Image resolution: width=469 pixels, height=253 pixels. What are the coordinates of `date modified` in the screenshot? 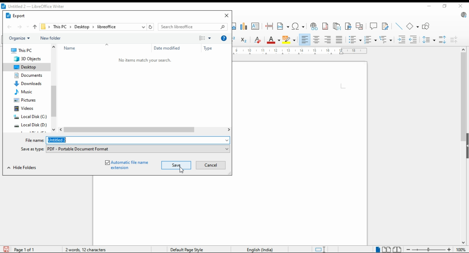 It's located at (167, 48).